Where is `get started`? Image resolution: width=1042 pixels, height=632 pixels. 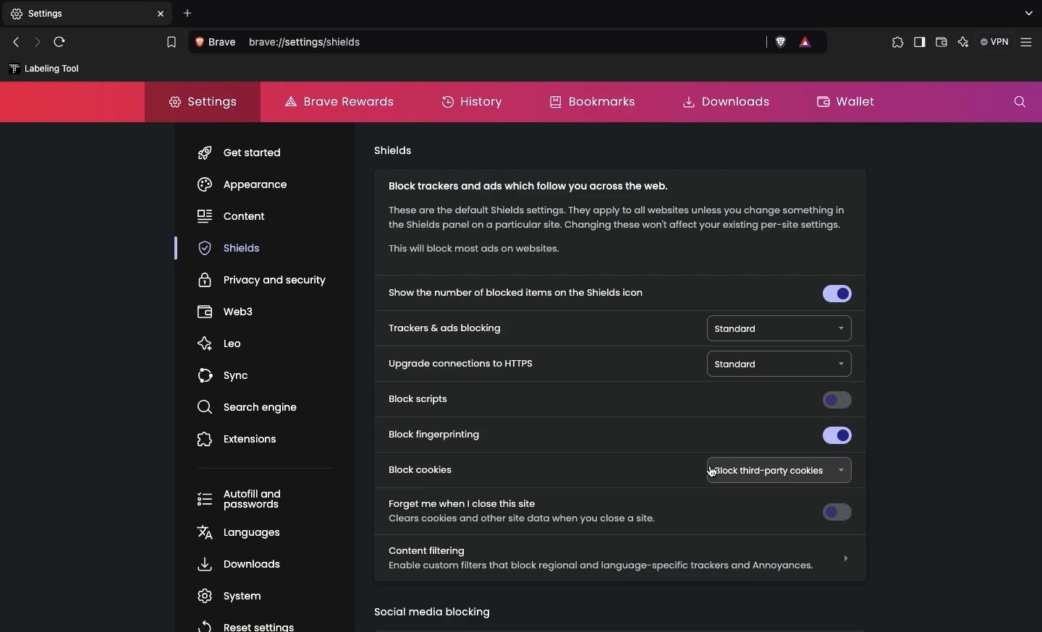
get started is located at coordinates (249, 152).